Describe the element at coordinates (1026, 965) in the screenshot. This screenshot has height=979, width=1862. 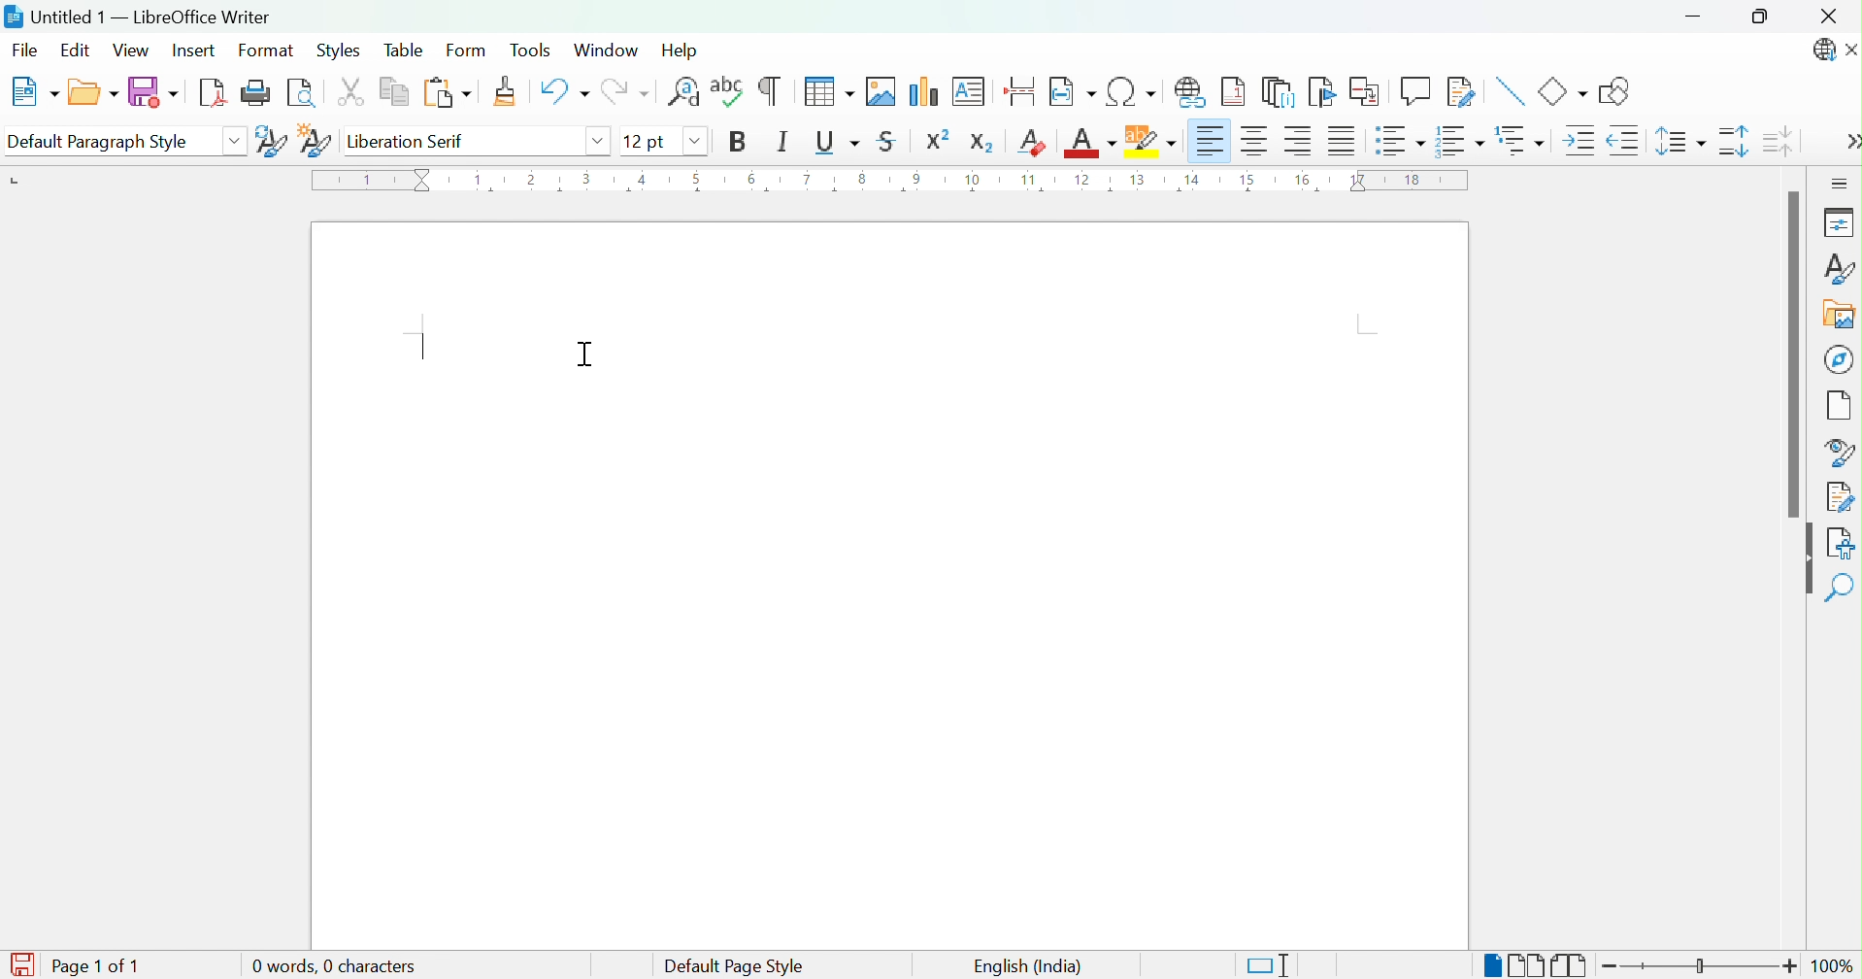
I see `English (India)` at that location.